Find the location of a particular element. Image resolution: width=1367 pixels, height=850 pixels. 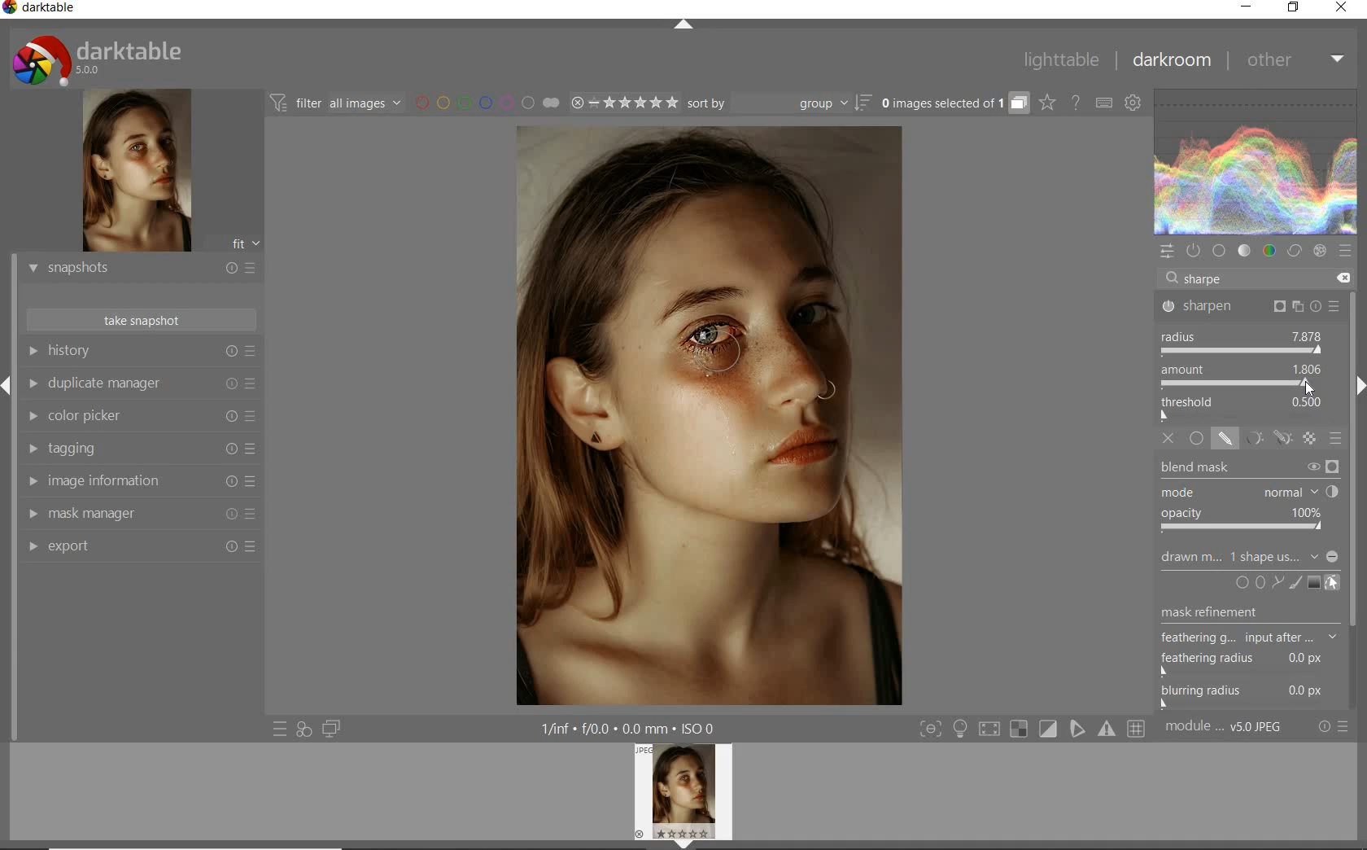

FEATHERING RADIUS is located at coordinates (1247, 659).